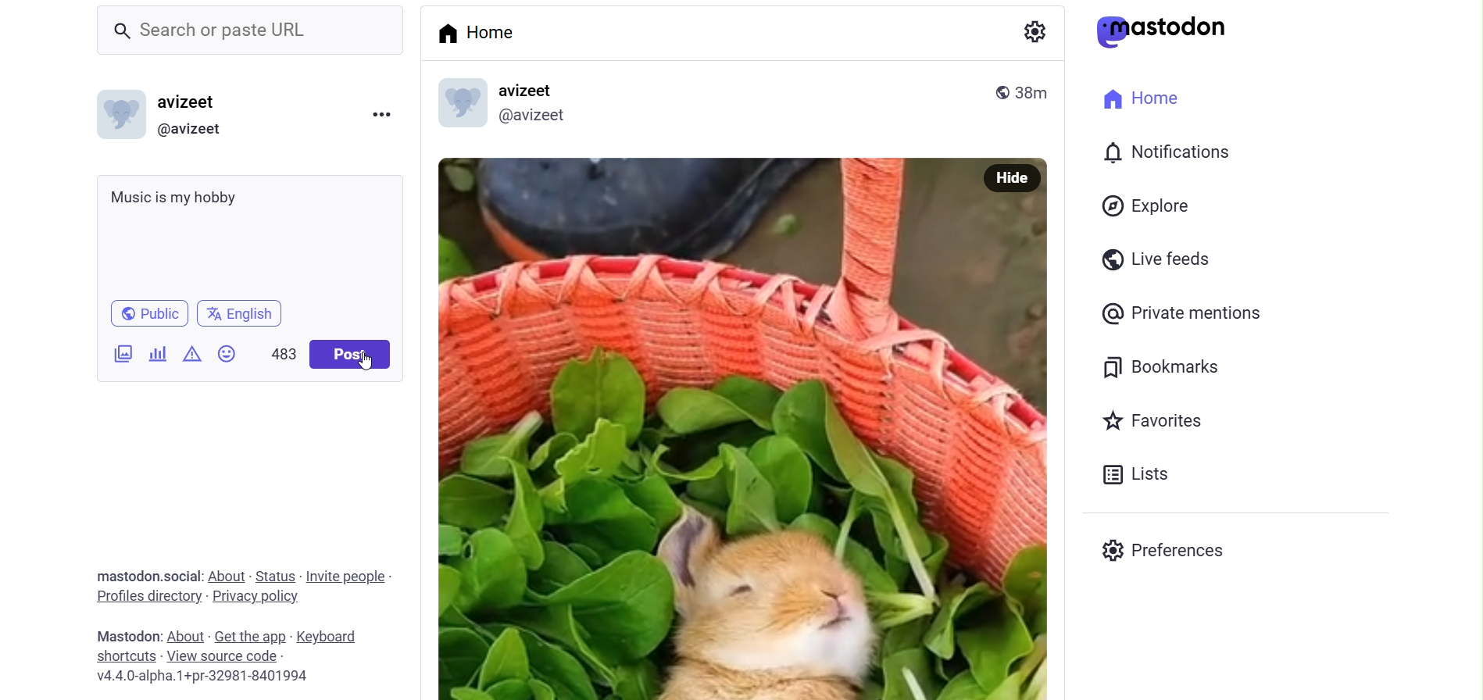  I want to click on Invite People, so click(348, 577).